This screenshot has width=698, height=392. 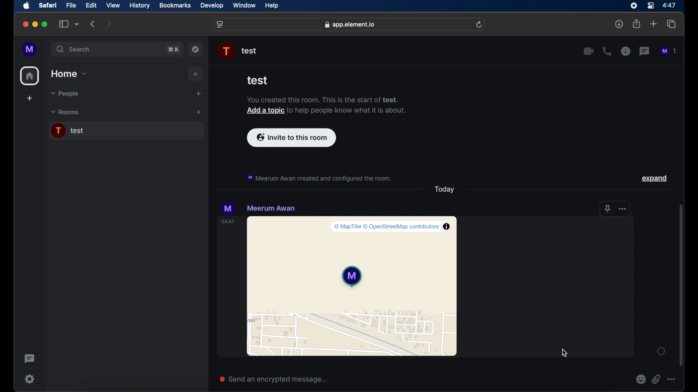 I want to click on profile picture, so click(x=229, y=208).